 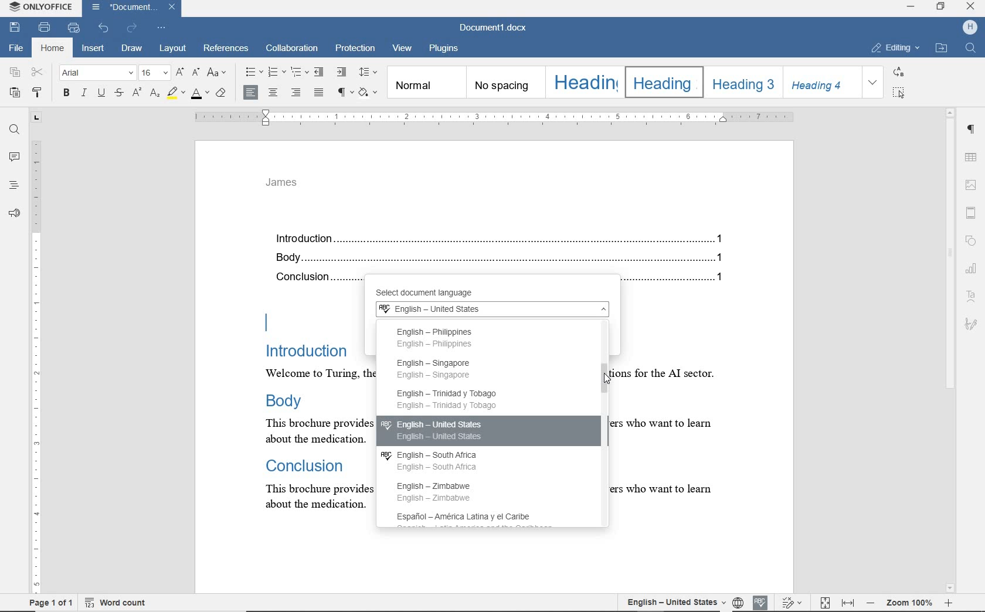 What do you see at coordinates (98, 73) in the screenshot?
I see `font` at bounding box center [98, 73].